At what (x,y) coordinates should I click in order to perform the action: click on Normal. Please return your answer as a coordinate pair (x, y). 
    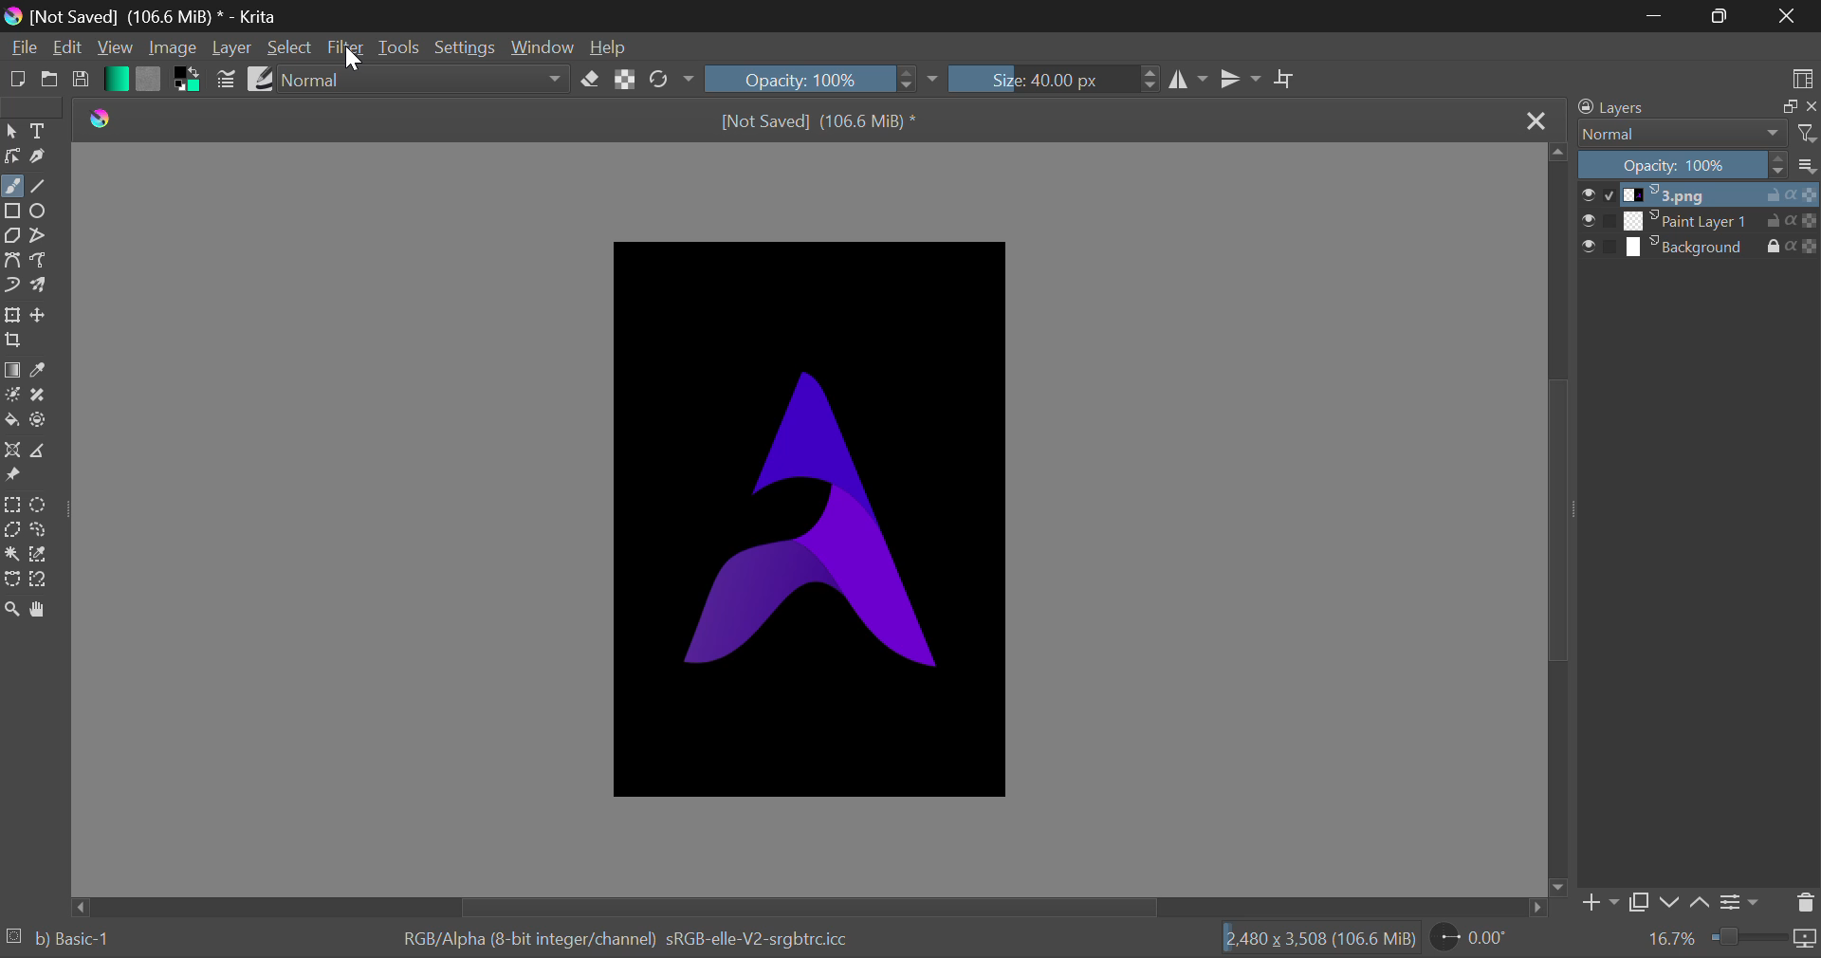
    Looking at the image, I should click on (1681, 134).